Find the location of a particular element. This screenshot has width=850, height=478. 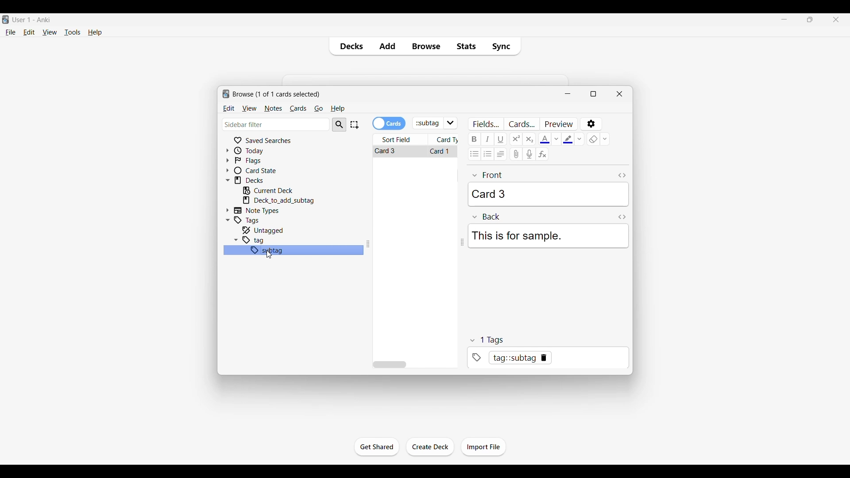

Number of cards to browse and window name is located at coordinates (276, 94).